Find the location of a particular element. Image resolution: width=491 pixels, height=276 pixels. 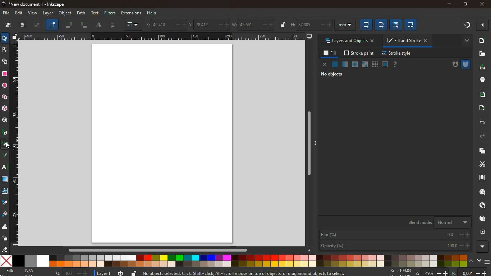

layer is located at coordinates (104, 273).